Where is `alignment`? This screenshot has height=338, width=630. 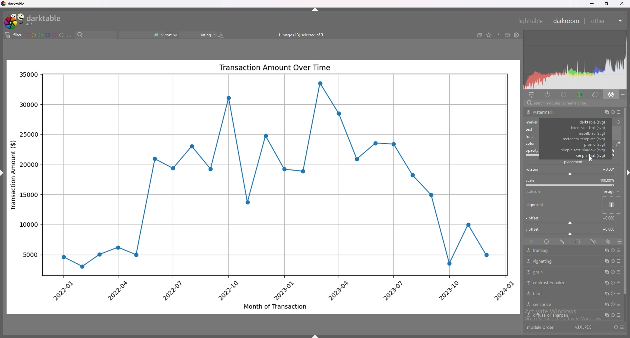 alignment is located at coordinates (535, 205).